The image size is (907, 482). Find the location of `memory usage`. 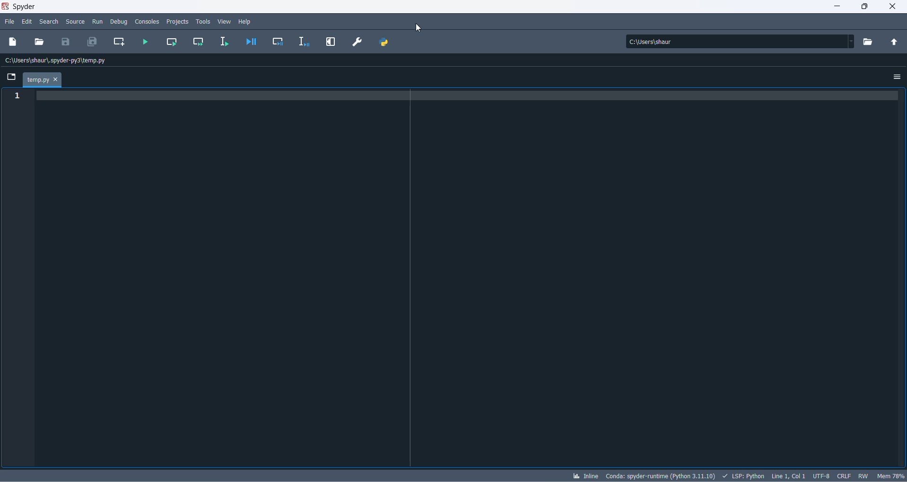

memory usage is located at coordinates (892, 476).